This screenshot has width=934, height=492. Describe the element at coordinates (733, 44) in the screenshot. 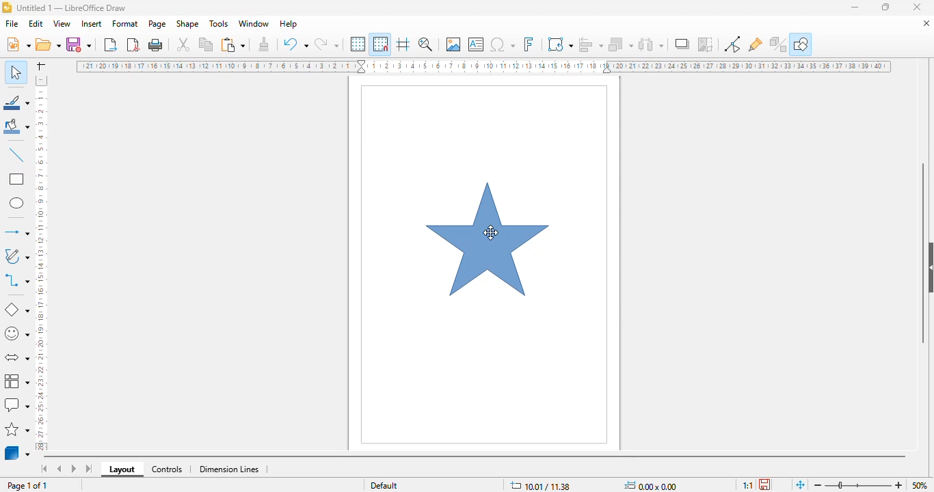

I see `toggle point edit mode` at that location.